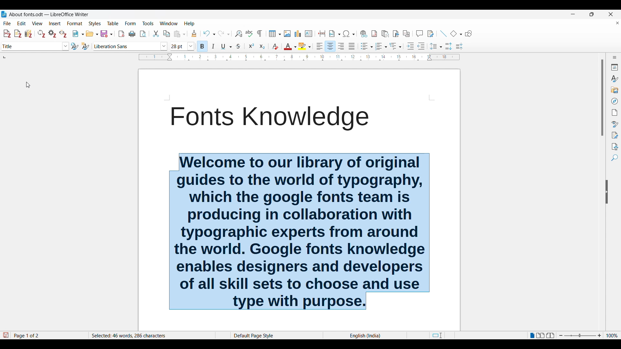  What do you see at coordinates (300, 231) in the screenshot?
I see `Font knowledge welcome message` at bounding box center [300, 231].